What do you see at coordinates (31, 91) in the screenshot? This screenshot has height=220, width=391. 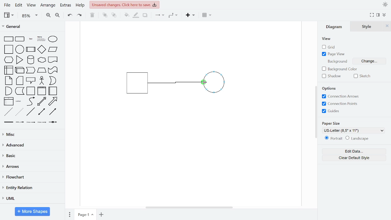 I see `container` at bounding box center [31, 91].